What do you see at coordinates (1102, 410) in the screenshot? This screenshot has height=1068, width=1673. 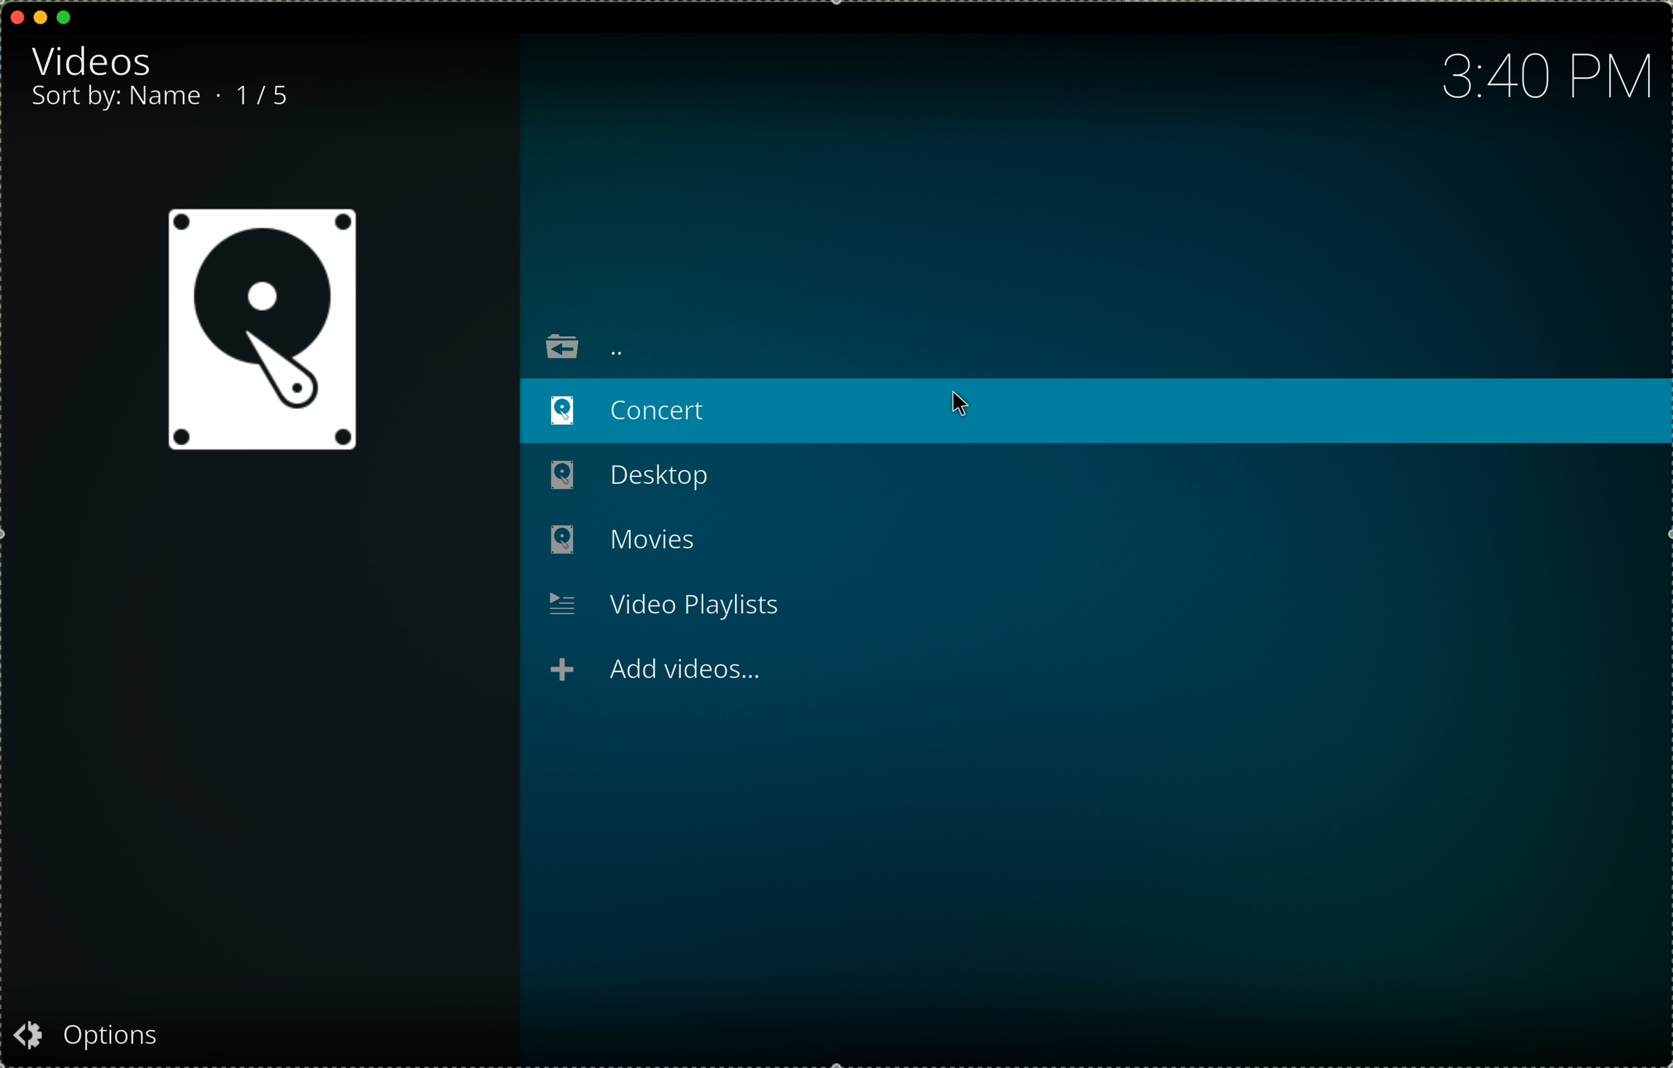 I see `click on concert folder` at bounding box center [1102, 410].